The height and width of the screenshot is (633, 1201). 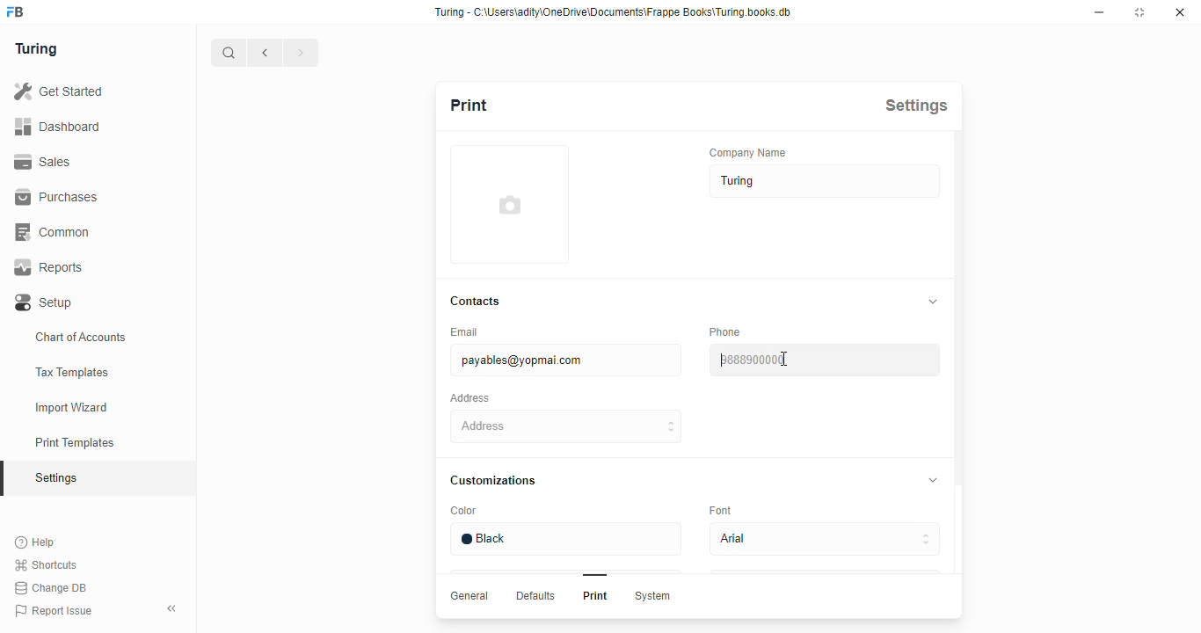 I want to click on Address, so click(x=561, y=427).